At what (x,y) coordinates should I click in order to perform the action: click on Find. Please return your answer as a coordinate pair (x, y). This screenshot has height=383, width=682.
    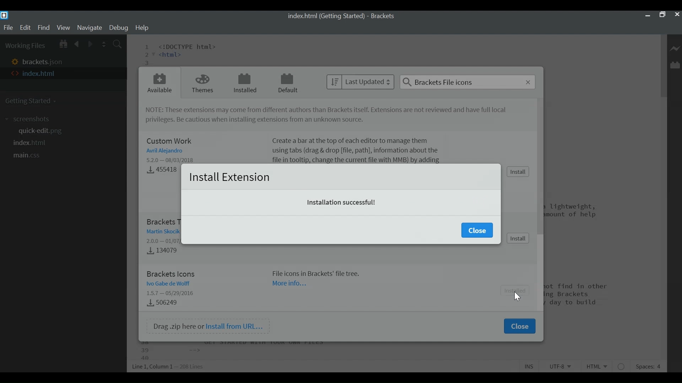
    Looking at the image, I should click on (44, 28).